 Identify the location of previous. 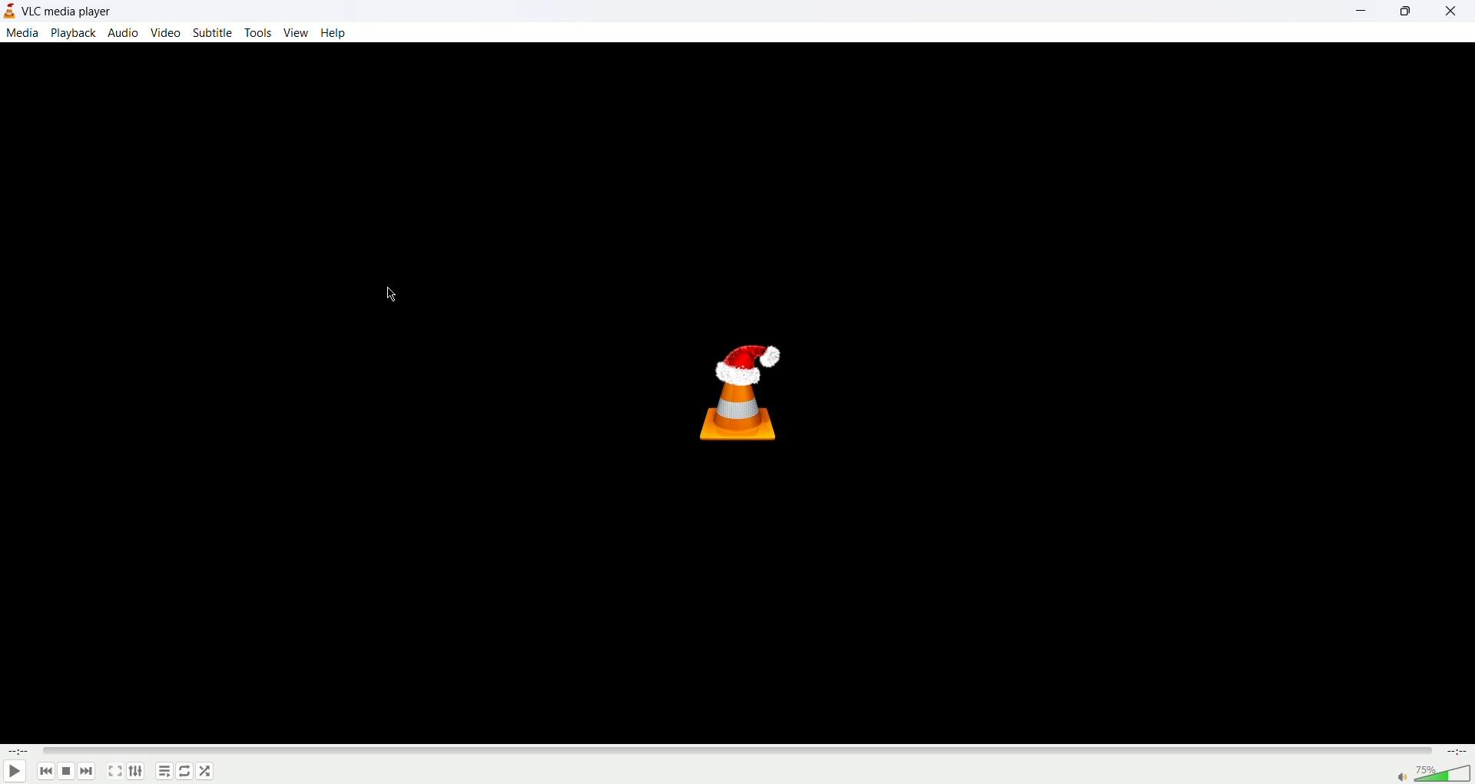
(45, 772).